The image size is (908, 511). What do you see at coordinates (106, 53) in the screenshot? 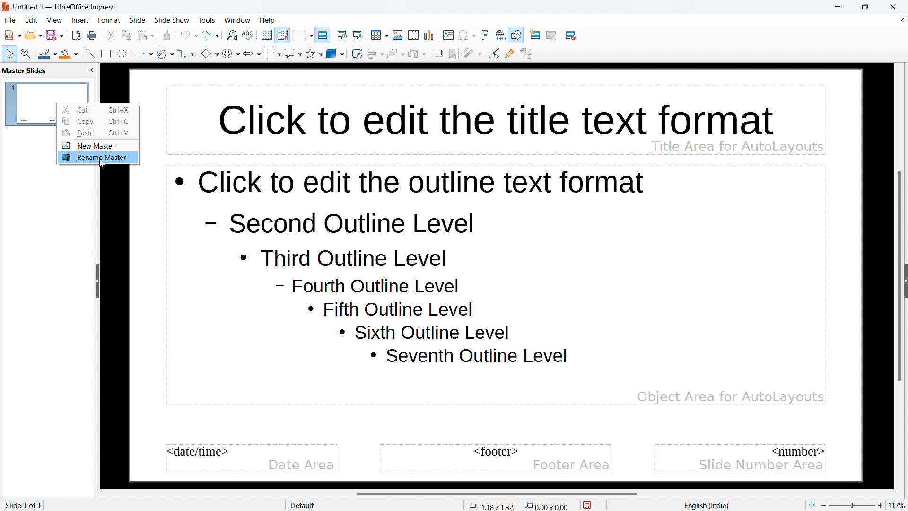
I see `rectangle` at bounding box center [106, 53].